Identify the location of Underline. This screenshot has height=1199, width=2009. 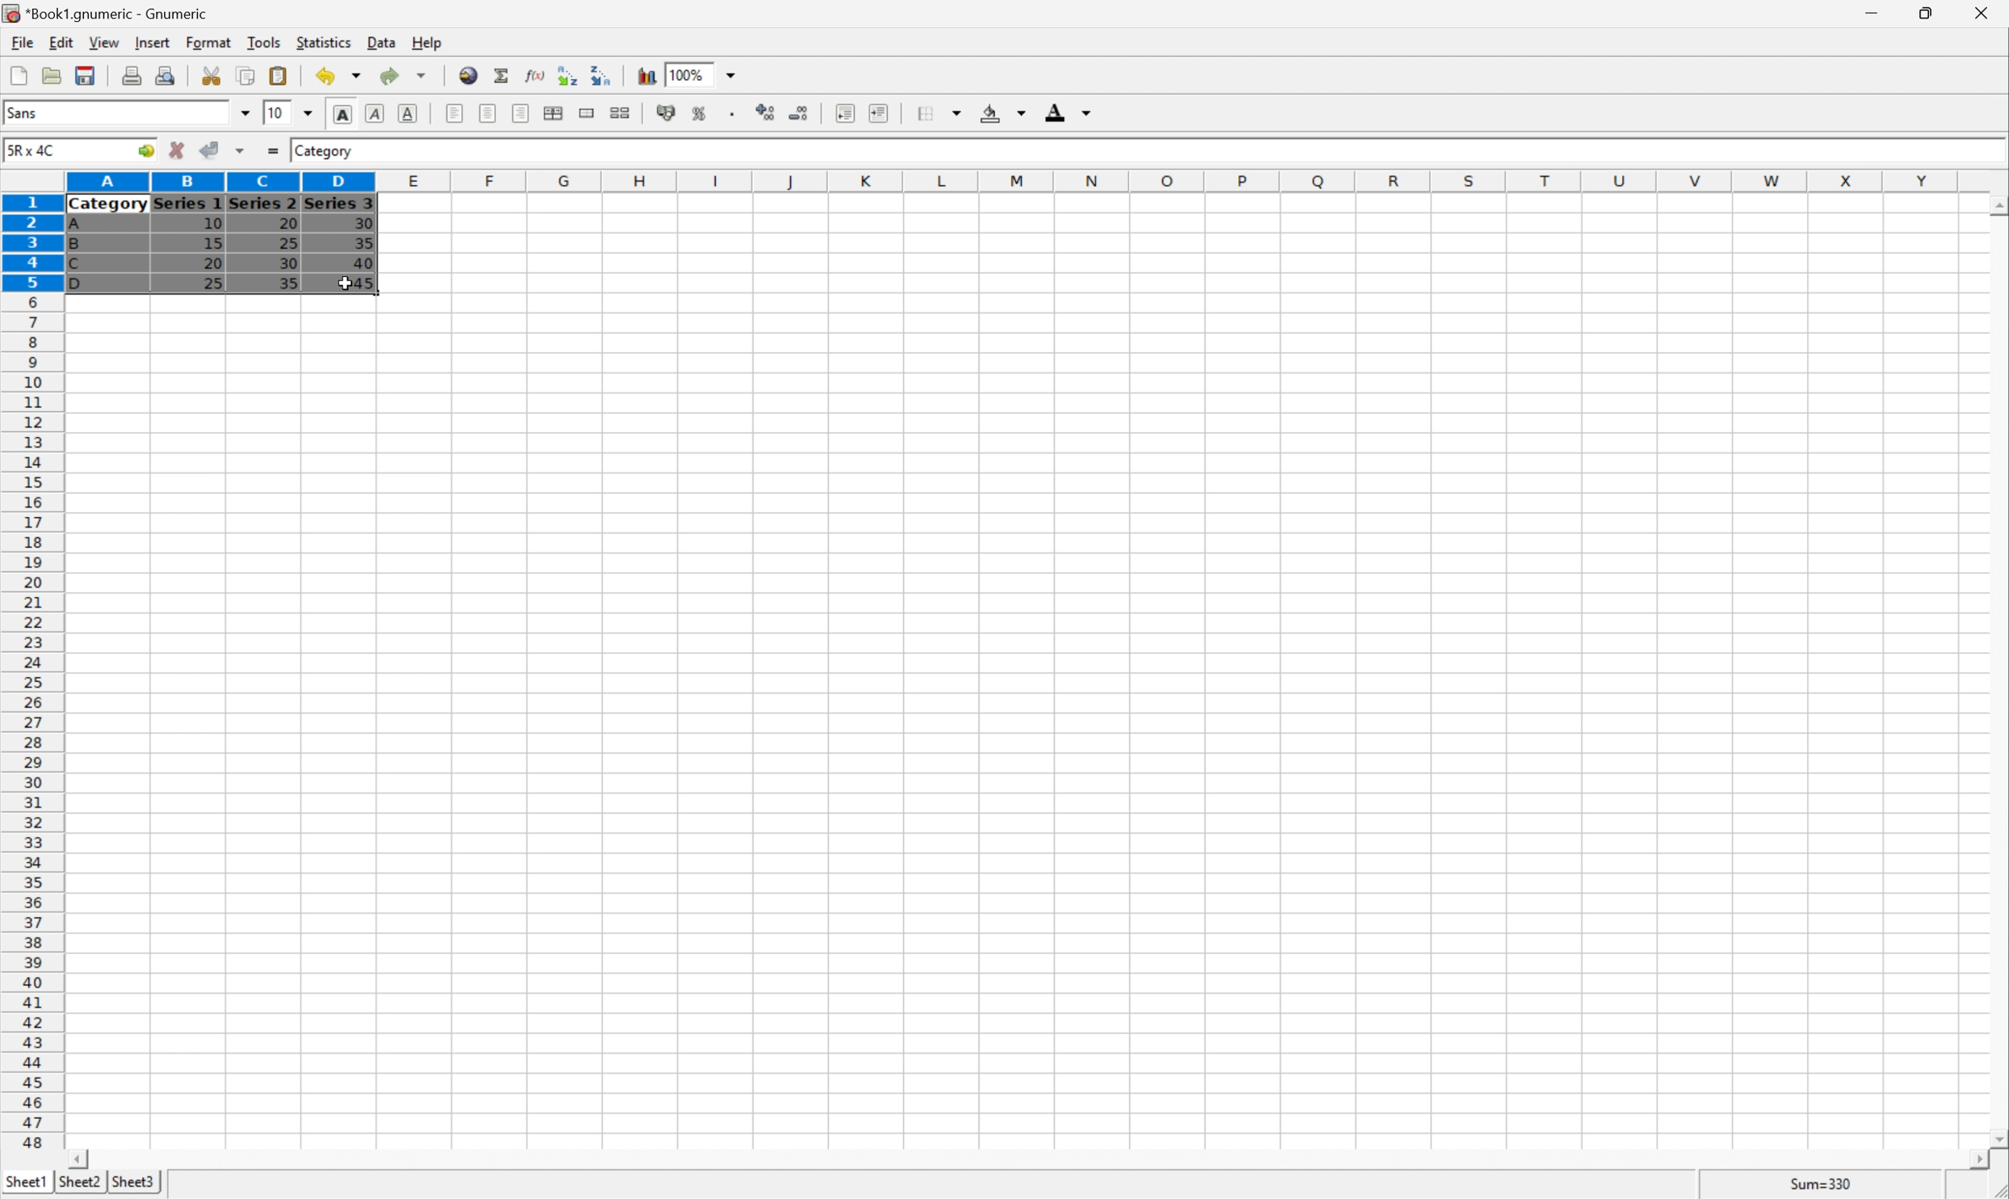
(408, 111).